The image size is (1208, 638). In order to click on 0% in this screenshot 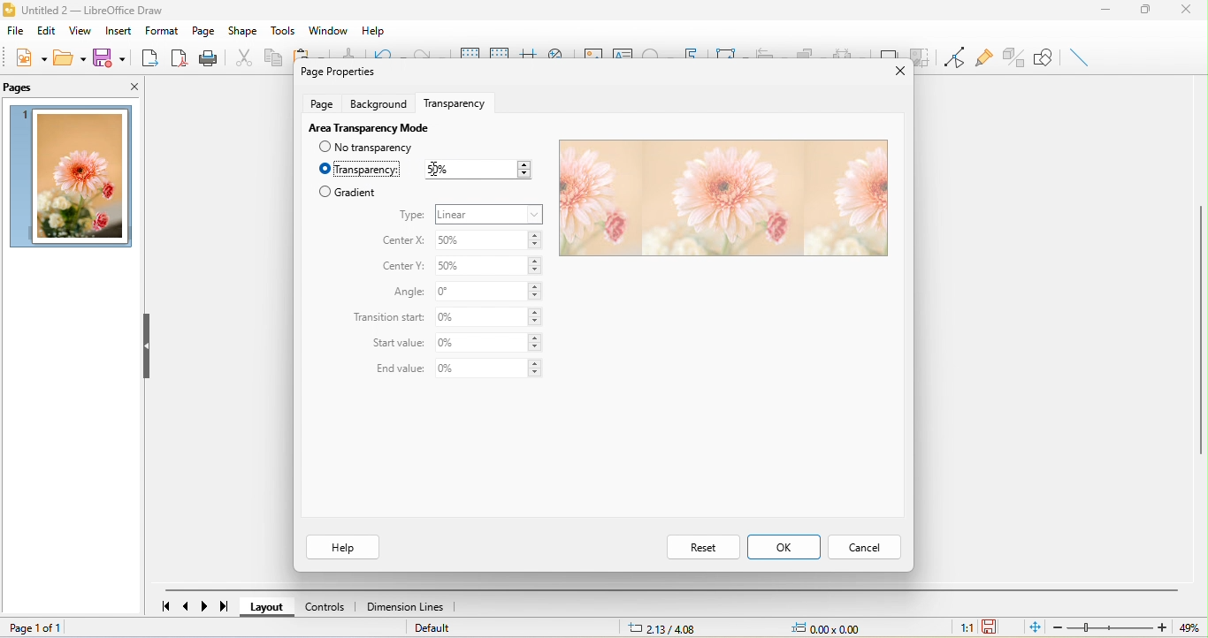, I will do `click(491, 317)`.